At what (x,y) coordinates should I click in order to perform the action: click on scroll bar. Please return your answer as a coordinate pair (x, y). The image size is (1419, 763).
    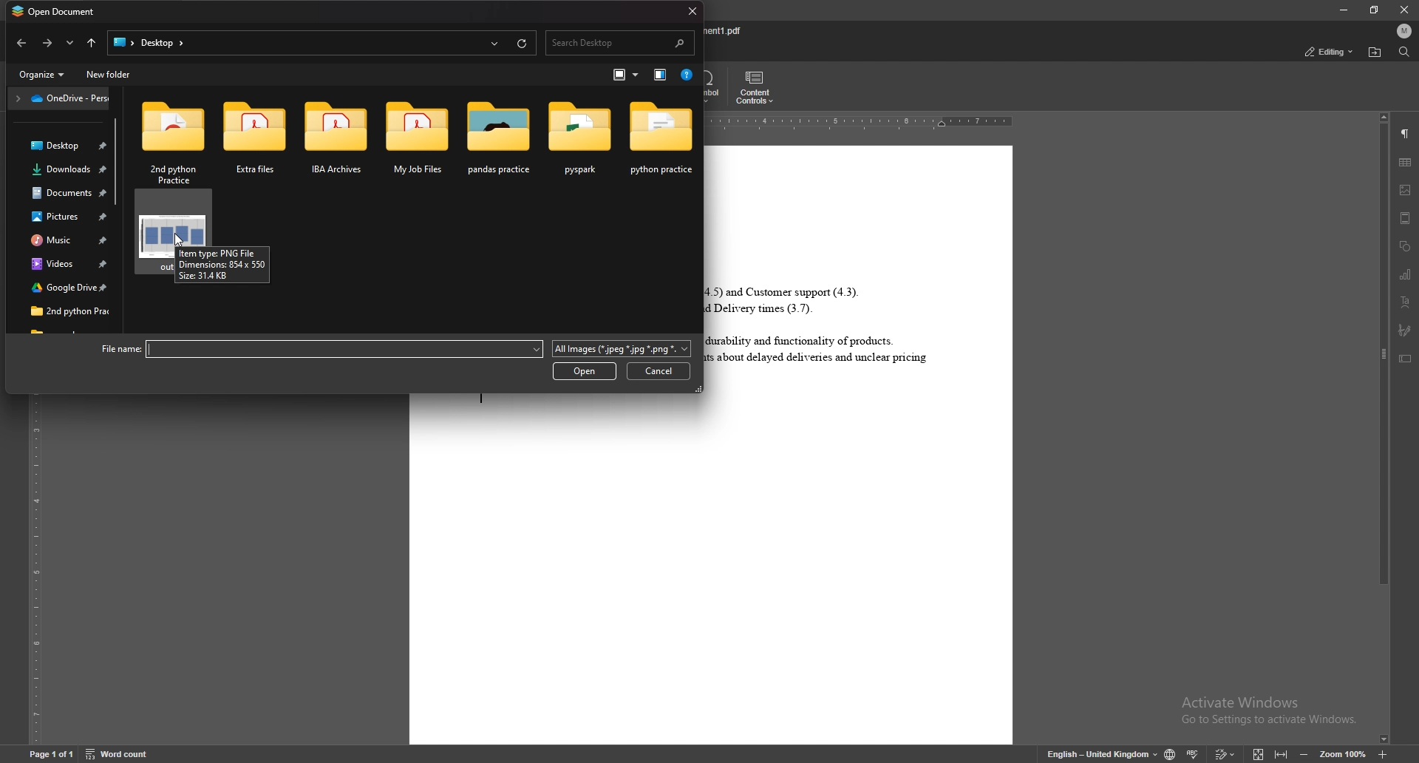
    Looking at the image, I should click on (121, 207).